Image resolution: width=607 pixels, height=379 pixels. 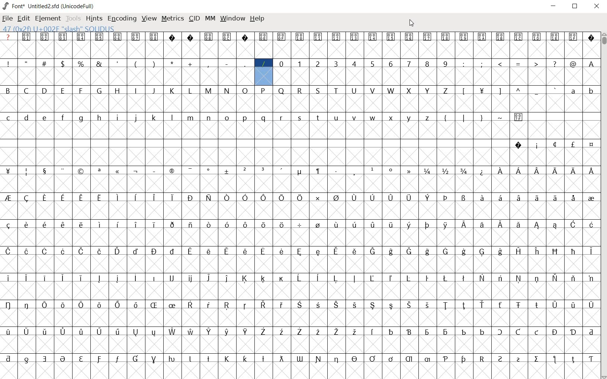 What do you see at coordinates (44, 278) in the screenshot?
I see `glyph` at bounding box center [44, 278].